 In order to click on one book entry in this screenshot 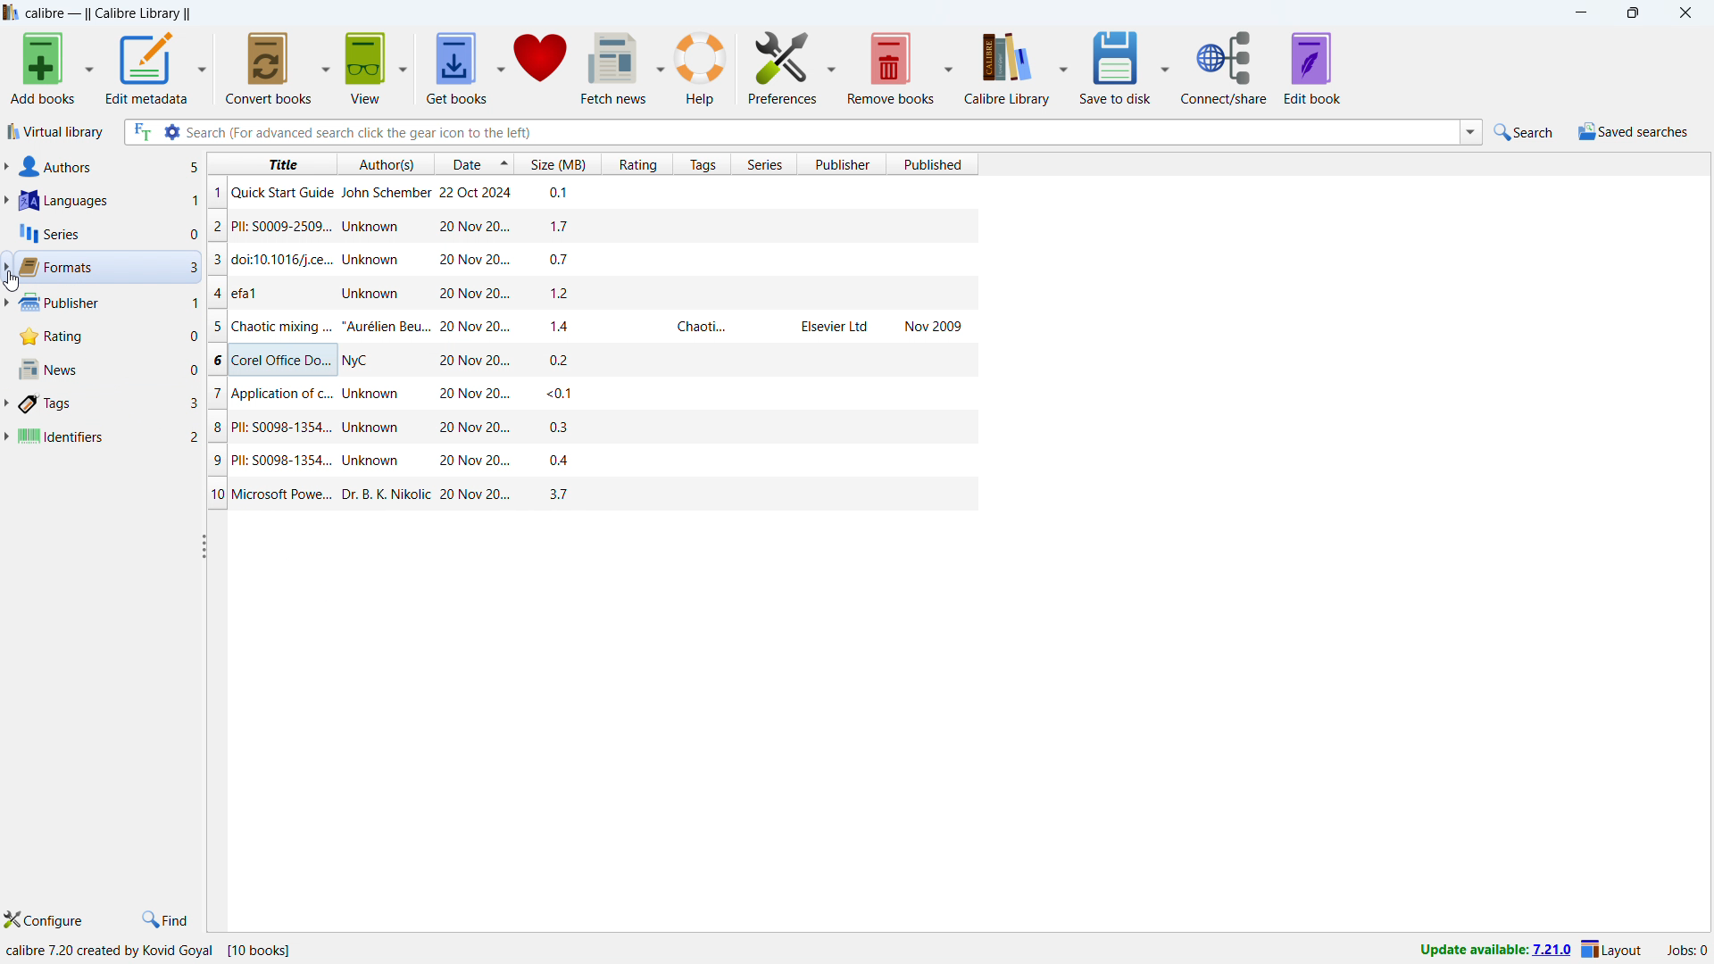, I will do `click(587, 393)`.